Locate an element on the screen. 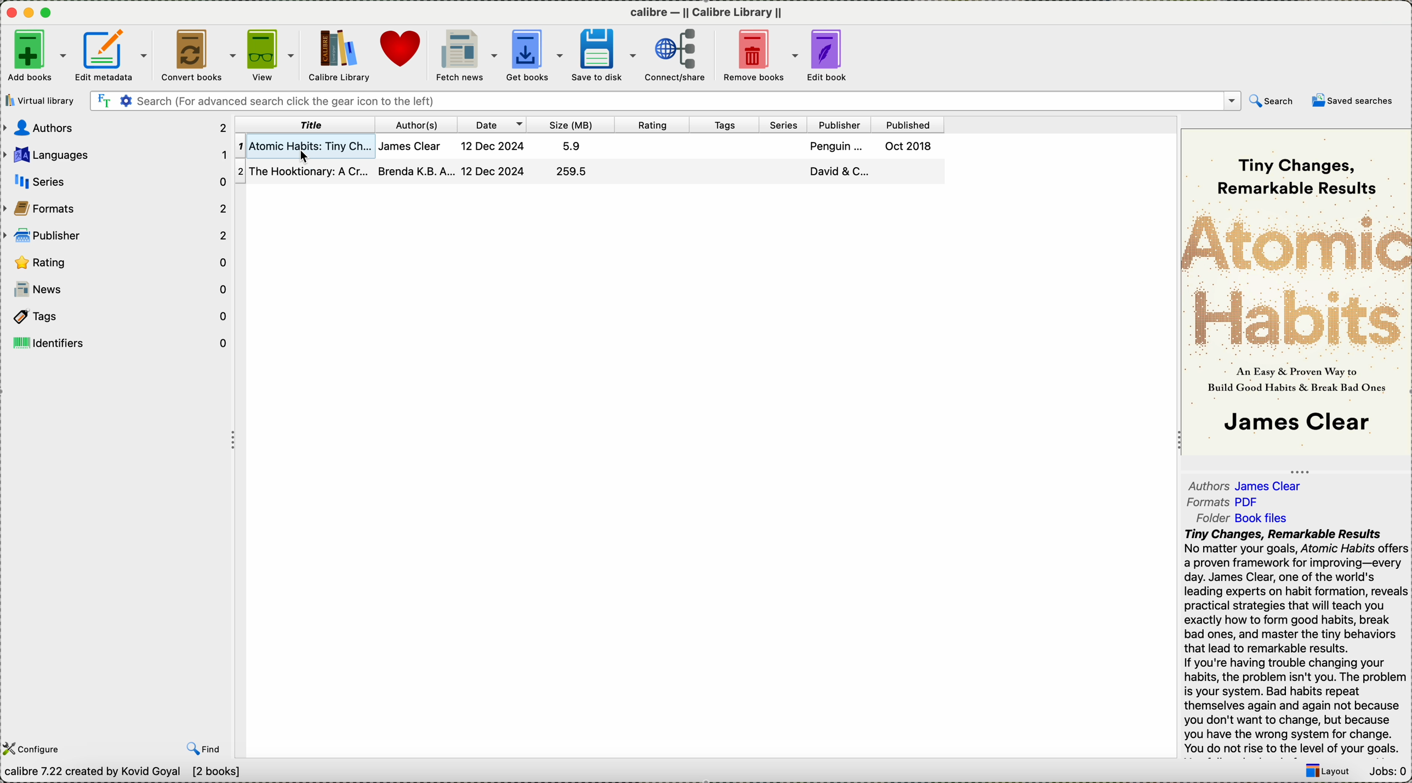  edit metadata is located at coordinates (114, 54).